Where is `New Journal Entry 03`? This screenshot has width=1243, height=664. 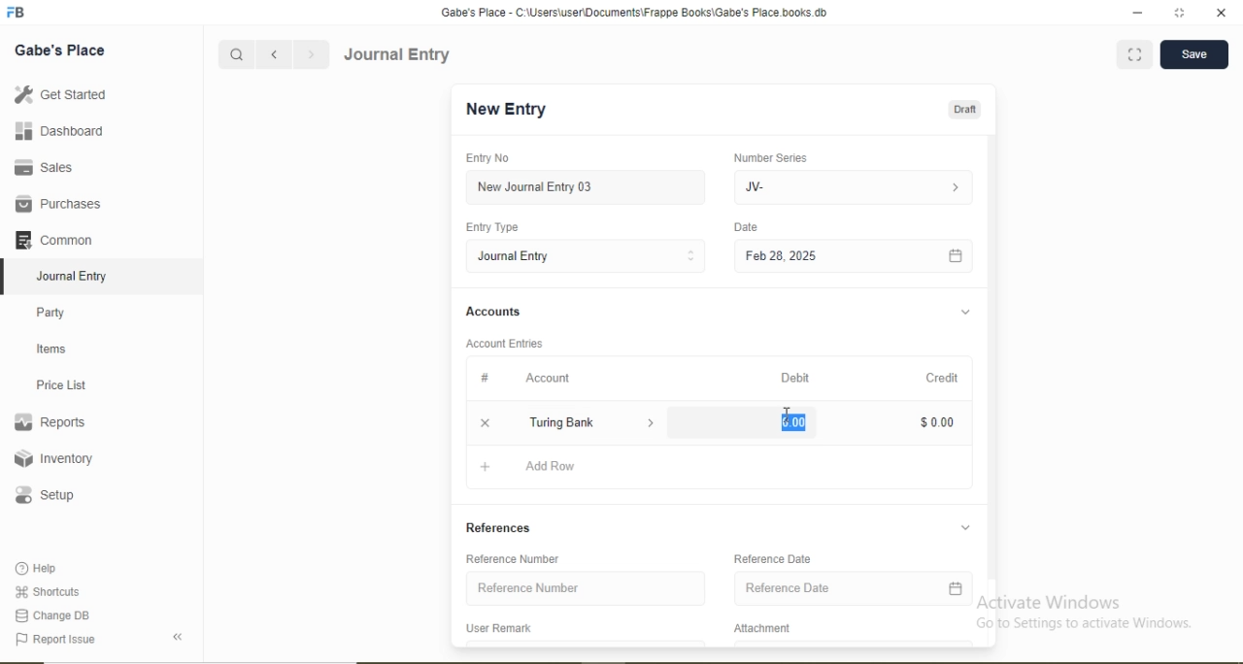
New Journal Entry 03 is located at coordinates (536, 187).